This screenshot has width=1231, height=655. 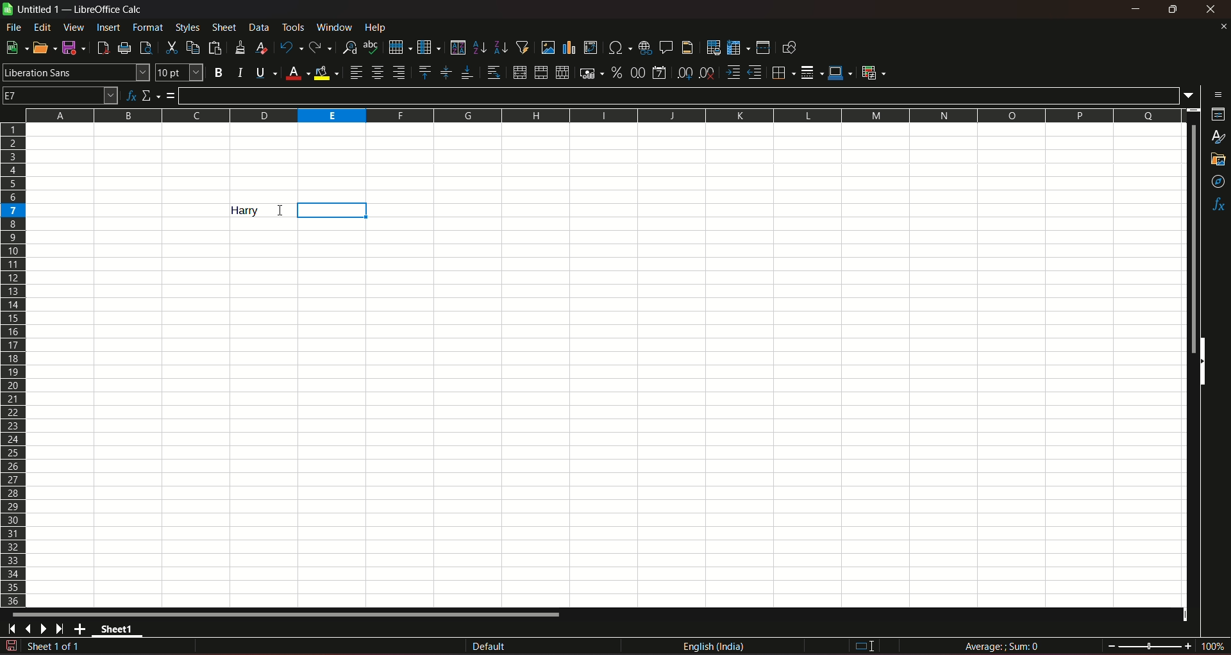 I want to click on cut, so click(x=170, y=47).